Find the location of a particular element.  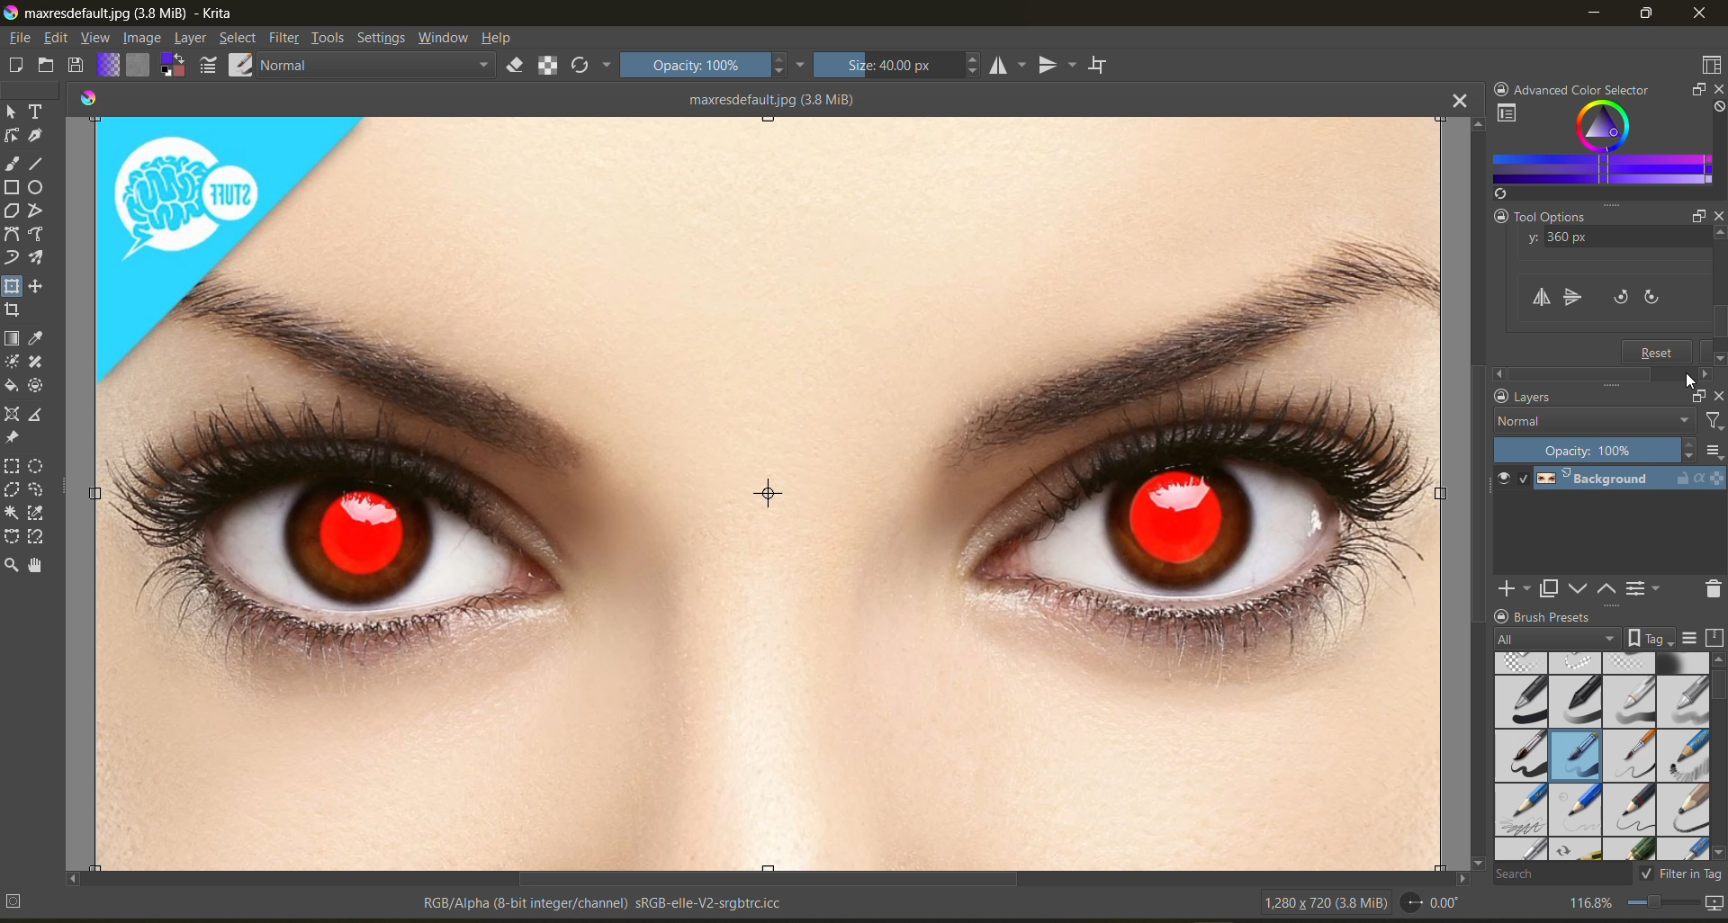

wrap around mode is located at coordinates (1104, 66).